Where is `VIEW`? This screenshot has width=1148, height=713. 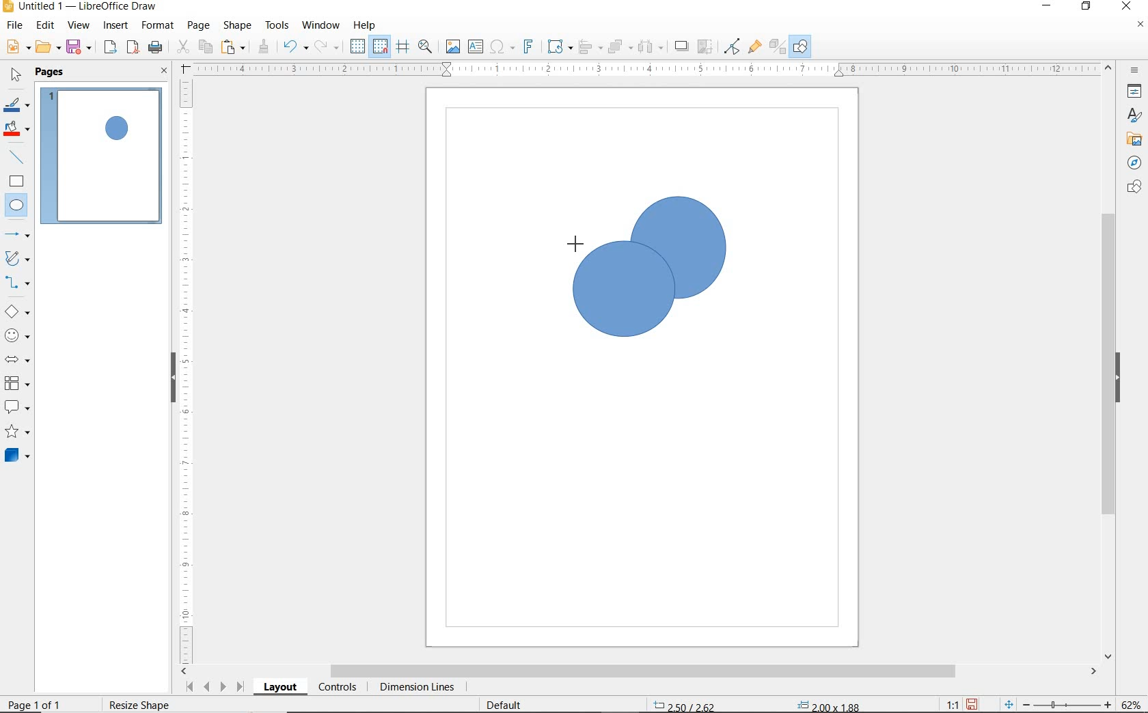
VIEW is located at coordinates (79, 26).